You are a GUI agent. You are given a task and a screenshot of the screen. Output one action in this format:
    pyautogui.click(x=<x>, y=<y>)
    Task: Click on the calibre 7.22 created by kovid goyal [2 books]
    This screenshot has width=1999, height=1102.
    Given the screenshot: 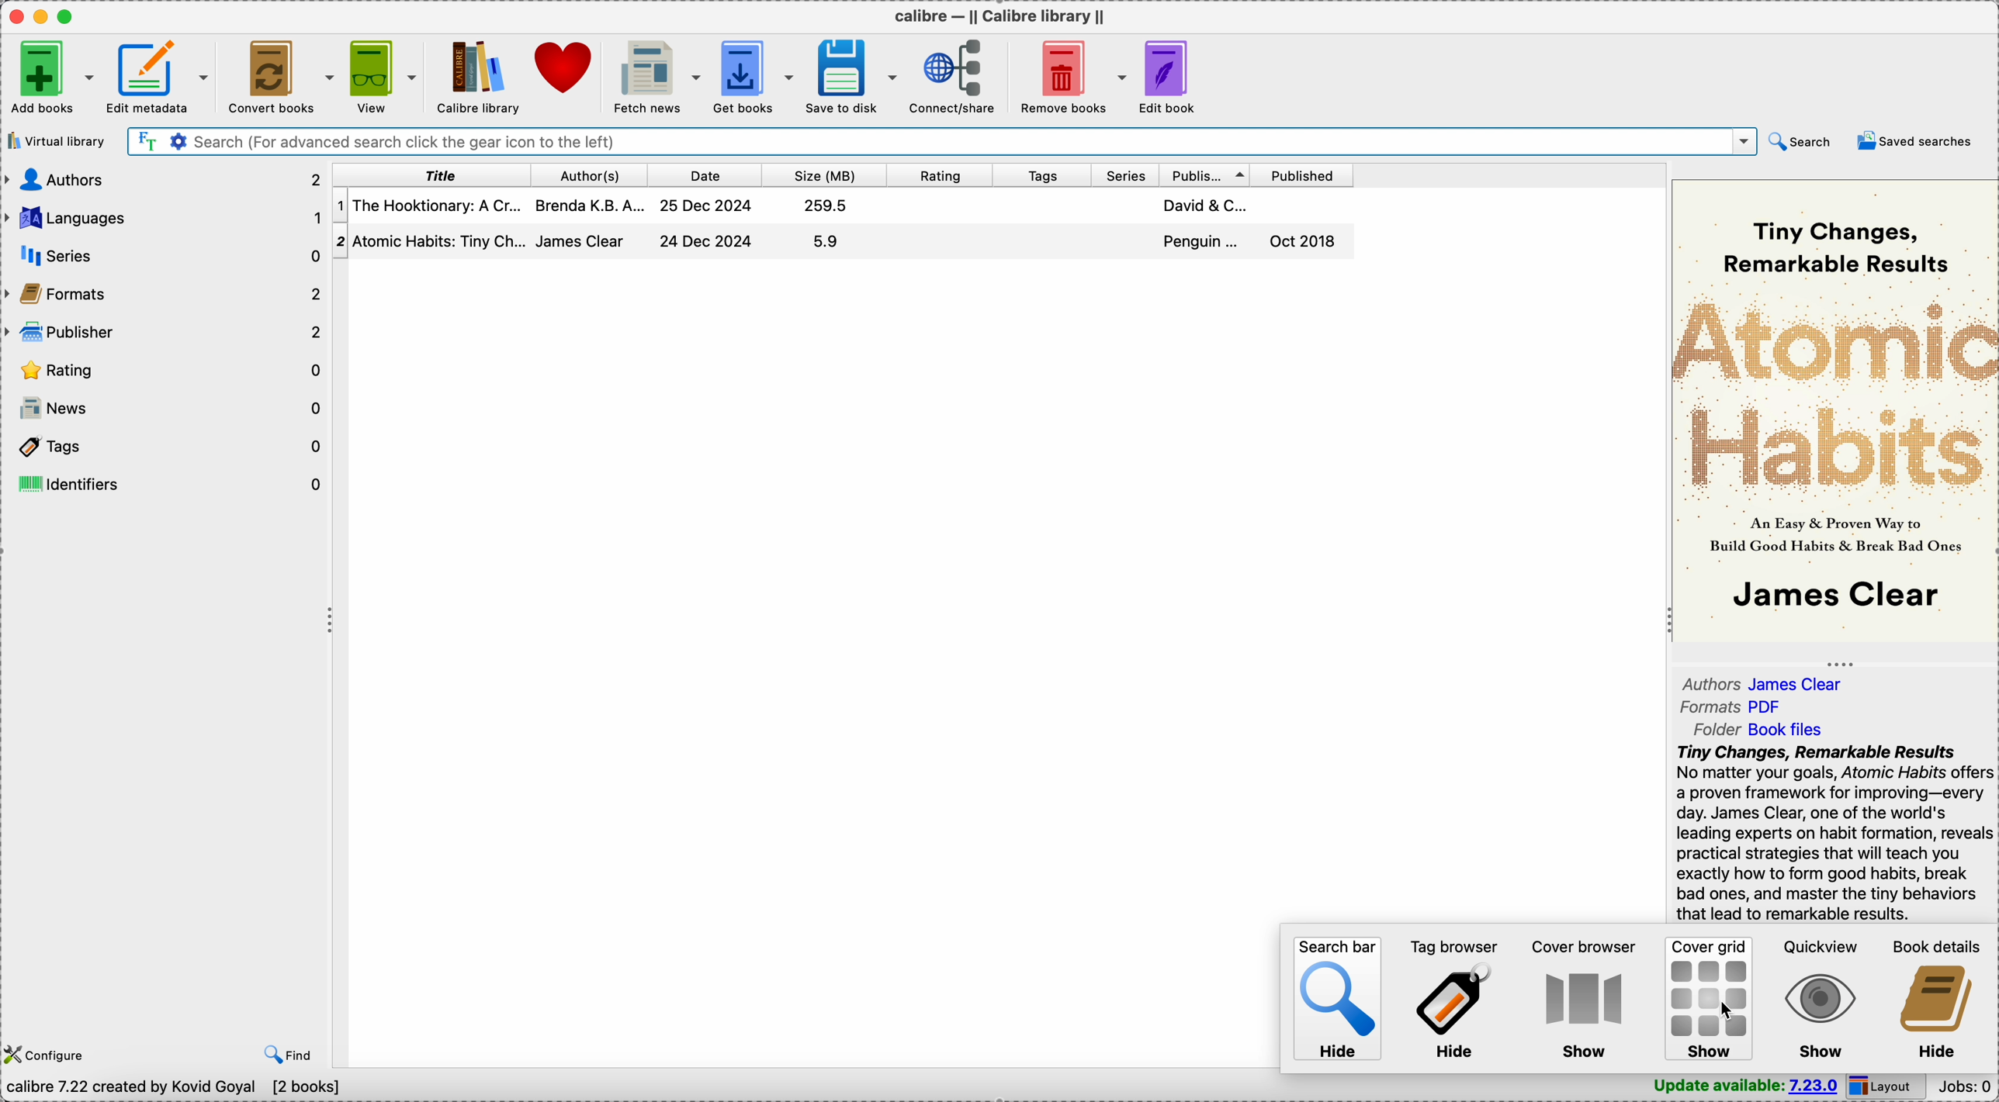 What is the action you would take?
    pyautogui.click(x=176, y=1090)
    